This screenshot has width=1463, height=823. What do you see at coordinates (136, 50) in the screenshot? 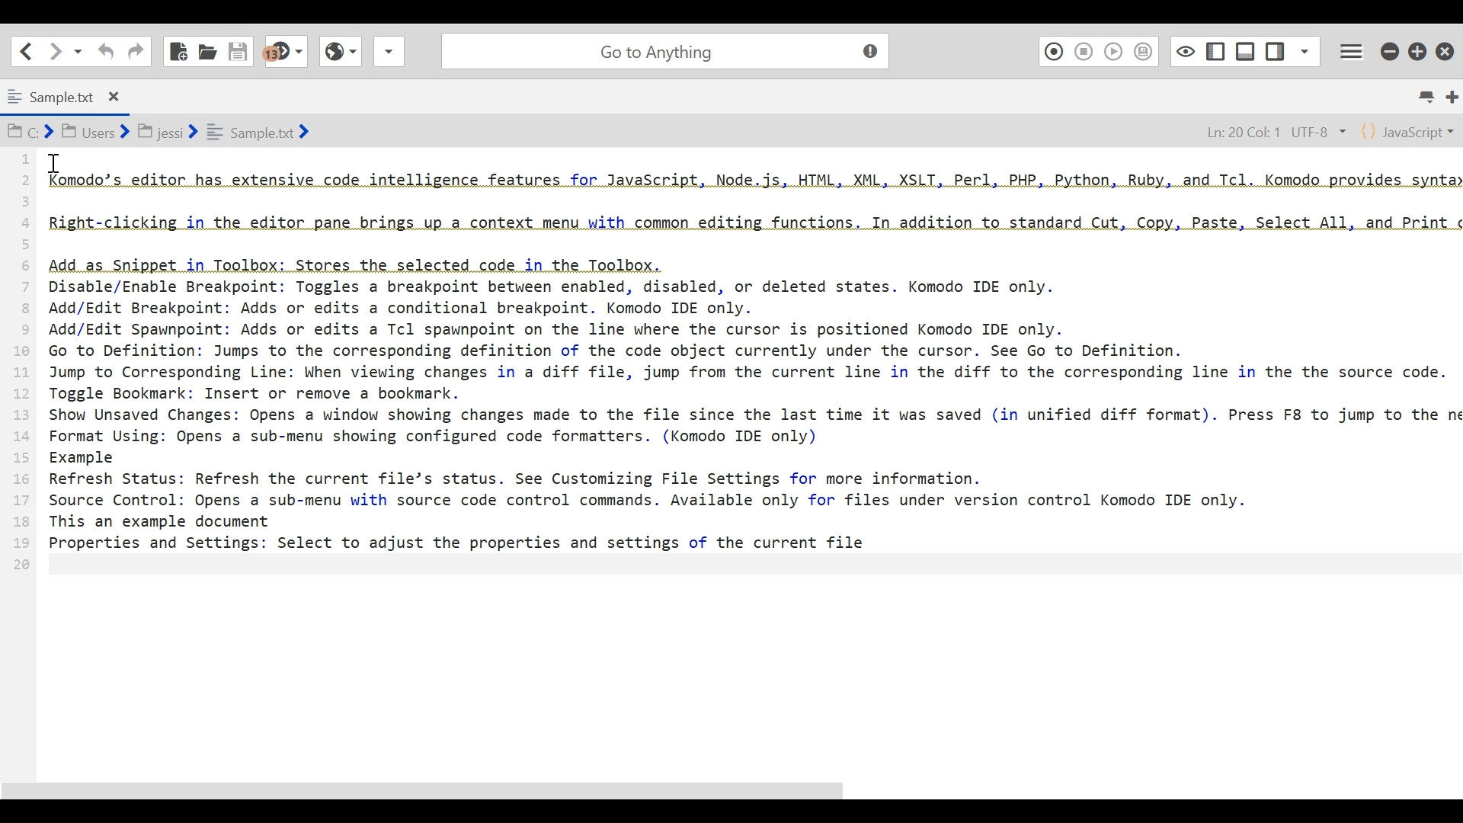
I see `Redo` at bounding box center [136, 50].